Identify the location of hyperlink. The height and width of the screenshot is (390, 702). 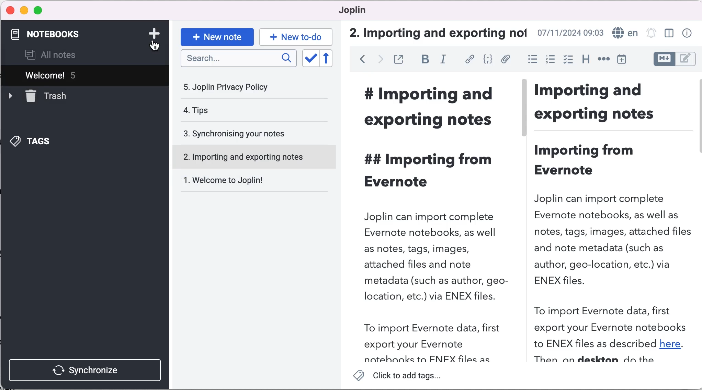
(470, 60).